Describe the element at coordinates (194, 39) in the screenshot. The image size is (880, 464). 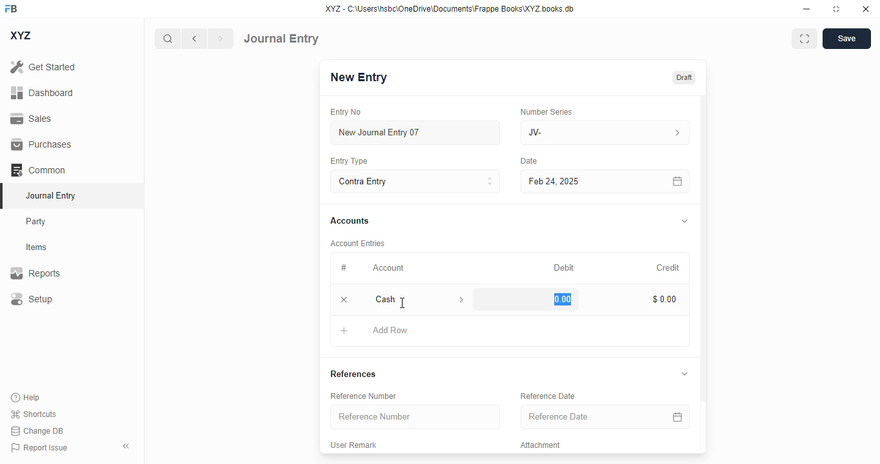
I see `previous` at that location.